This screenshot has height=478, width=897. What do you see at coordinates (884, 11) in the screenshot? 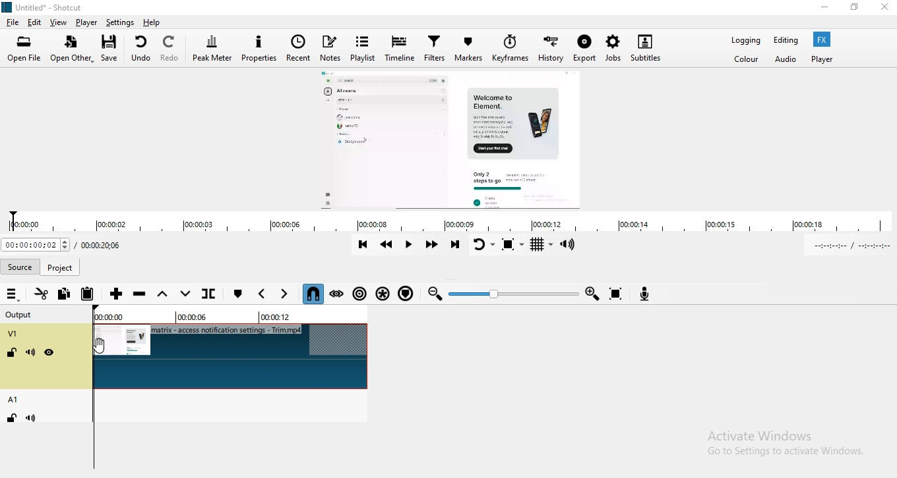
I see `Close ` at bounding box center [884, 11].